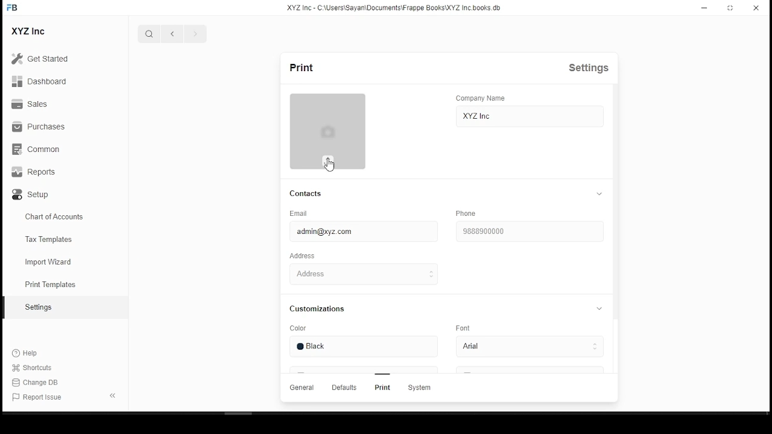 The height and width of the screenshot is (434, 772). I want to click on Dashboard, so click(41, 83).